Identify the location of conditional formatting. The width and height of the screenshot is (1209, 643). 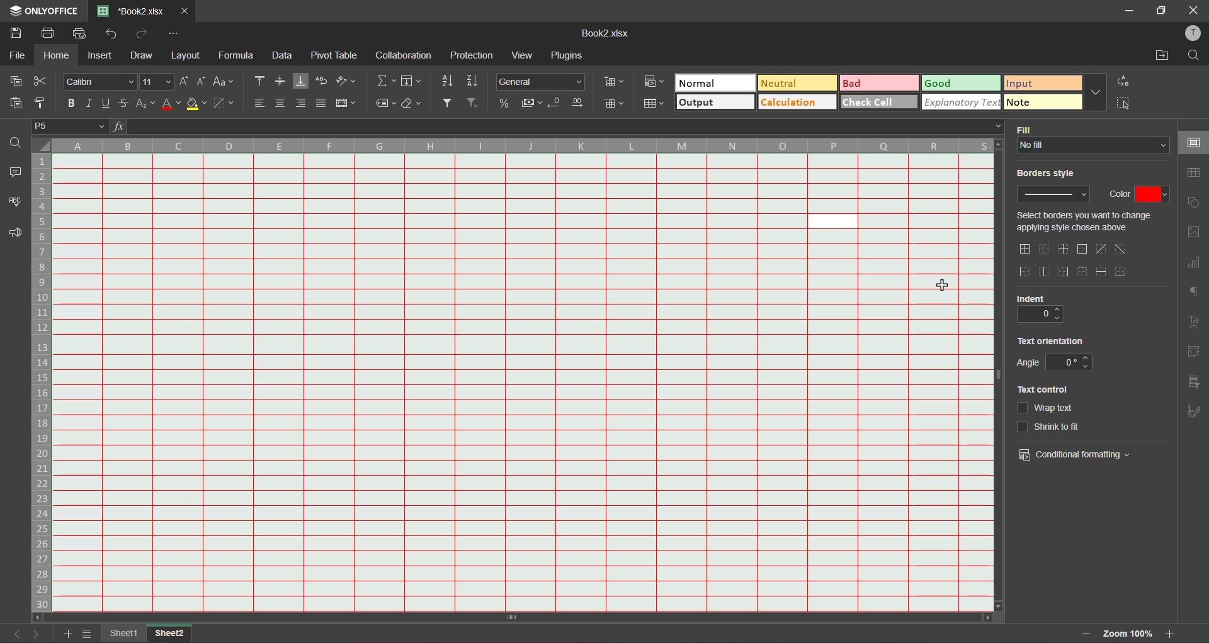
(650, 82).